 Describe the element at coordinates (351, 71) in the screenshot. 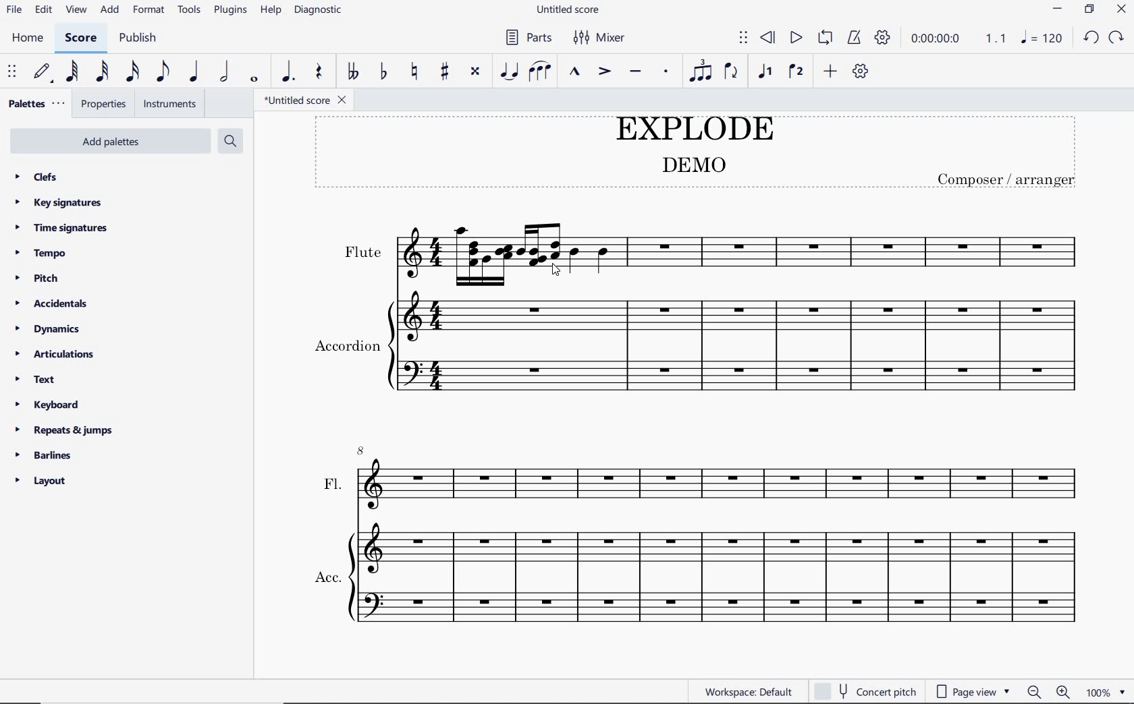

I see `toggle double-flat` at that location.